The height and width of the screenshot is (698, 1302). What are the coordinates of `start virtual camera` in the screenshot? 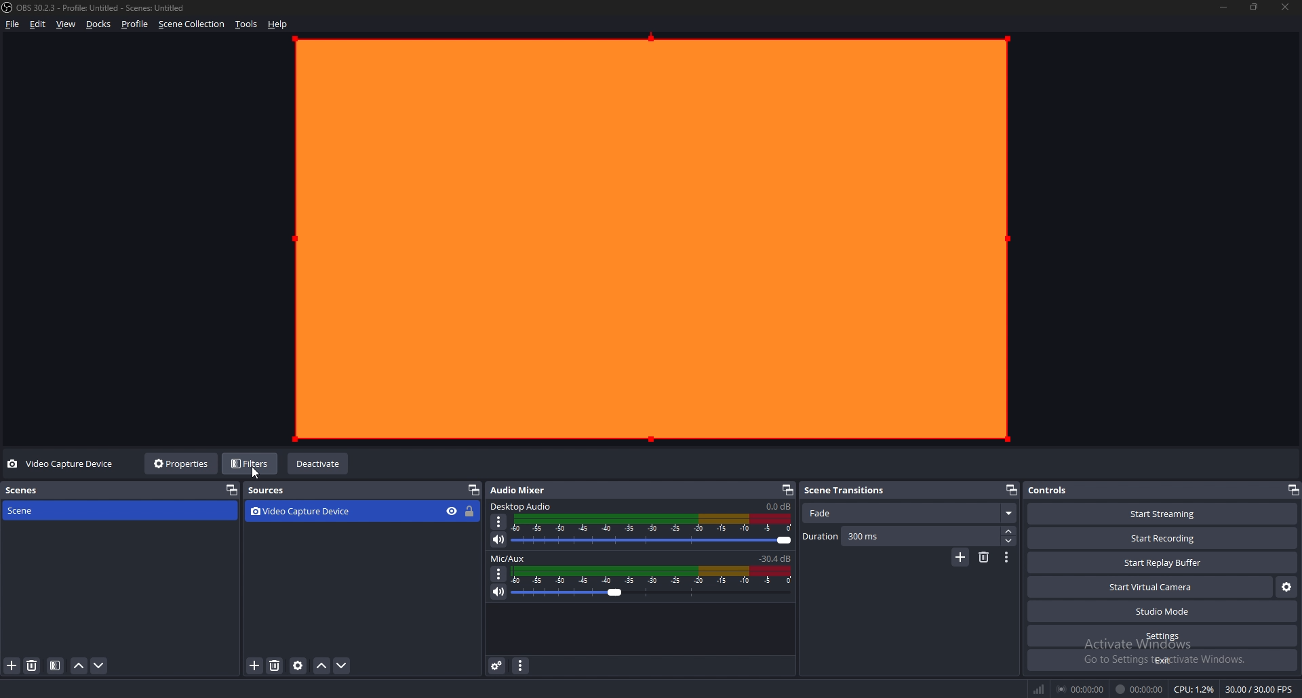 It's located at (1151, 587).